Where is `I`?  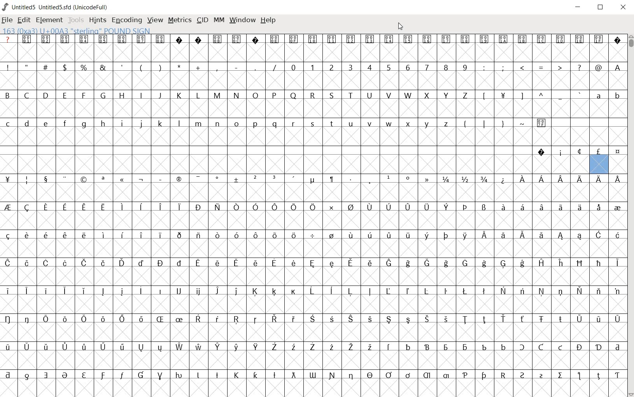 I is located at coordinates (141, 96).